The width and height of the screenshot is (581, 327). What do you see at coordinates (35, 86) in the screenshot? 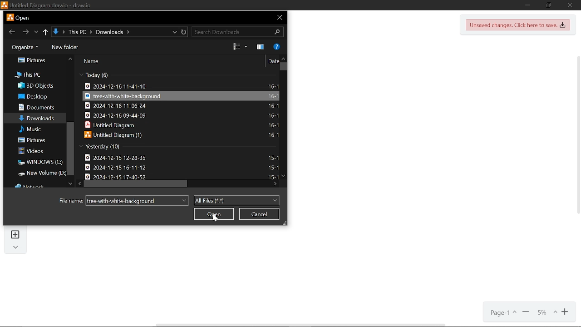
I see `3d objects` at bounding box center [35, 86].